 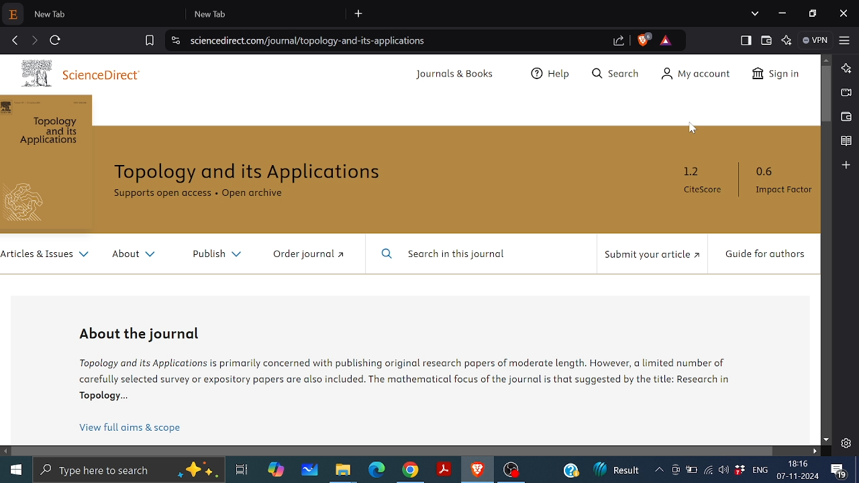 I want to click on Leo AI, so click(x=786, y=40).